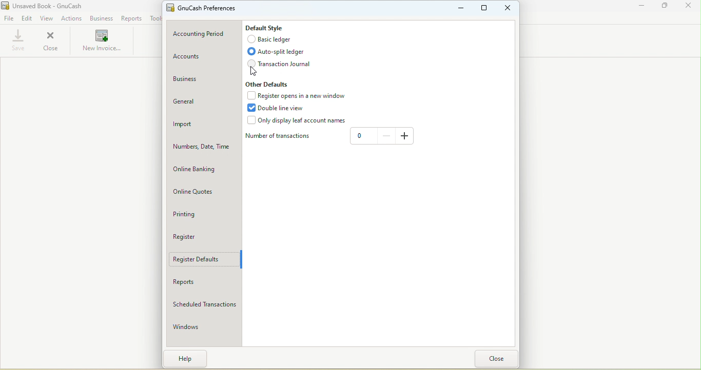 This screenshot has height=370, width=701. Describe the element at coordinates (280, 52) in the screenshot. I see `Auto-split ledger` at that location.